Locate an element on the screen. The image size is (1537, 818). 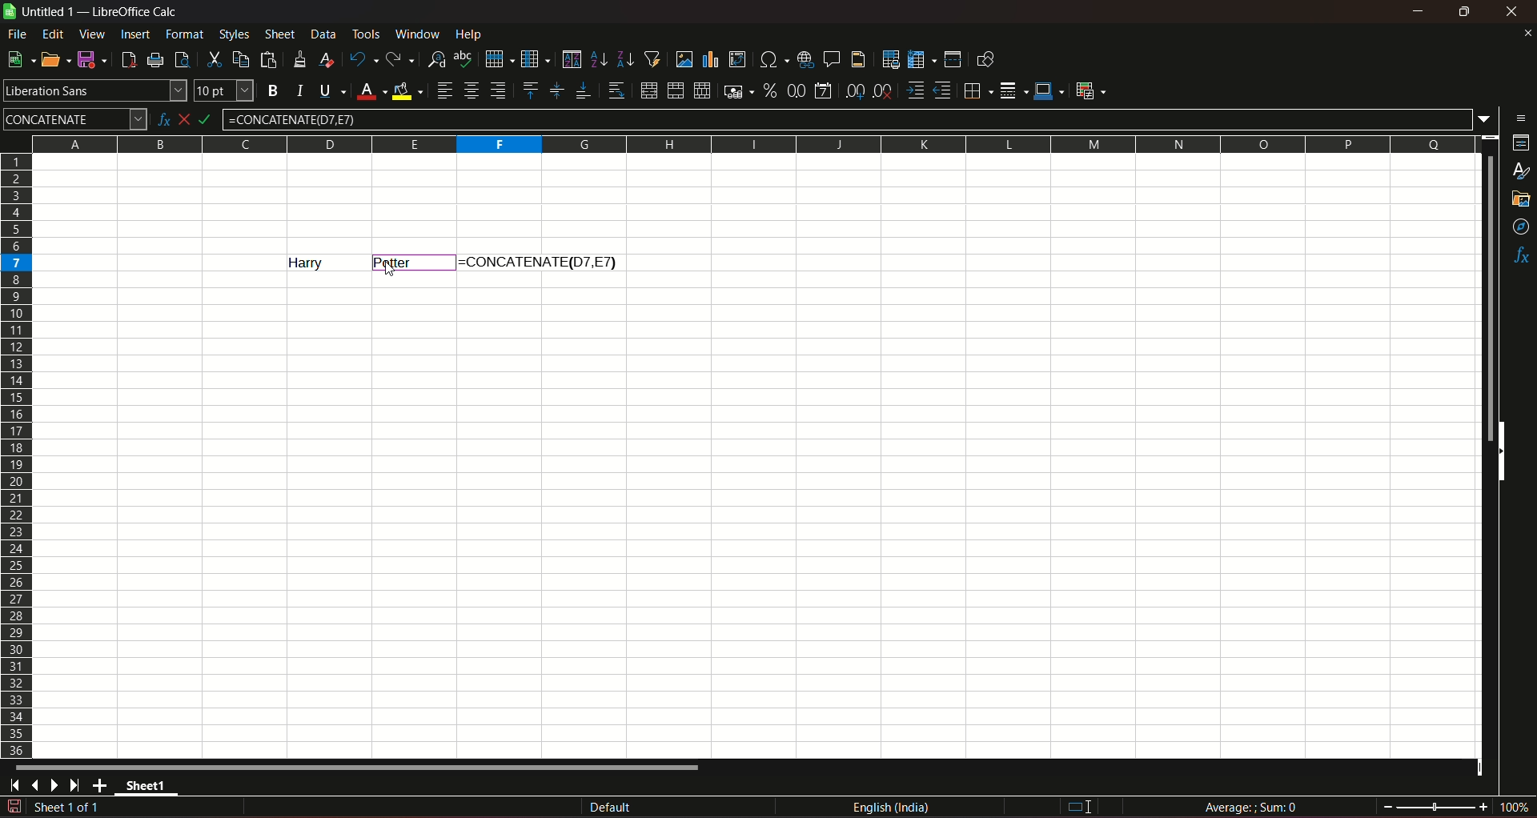
gallery is located at coordinates (1519, 199).